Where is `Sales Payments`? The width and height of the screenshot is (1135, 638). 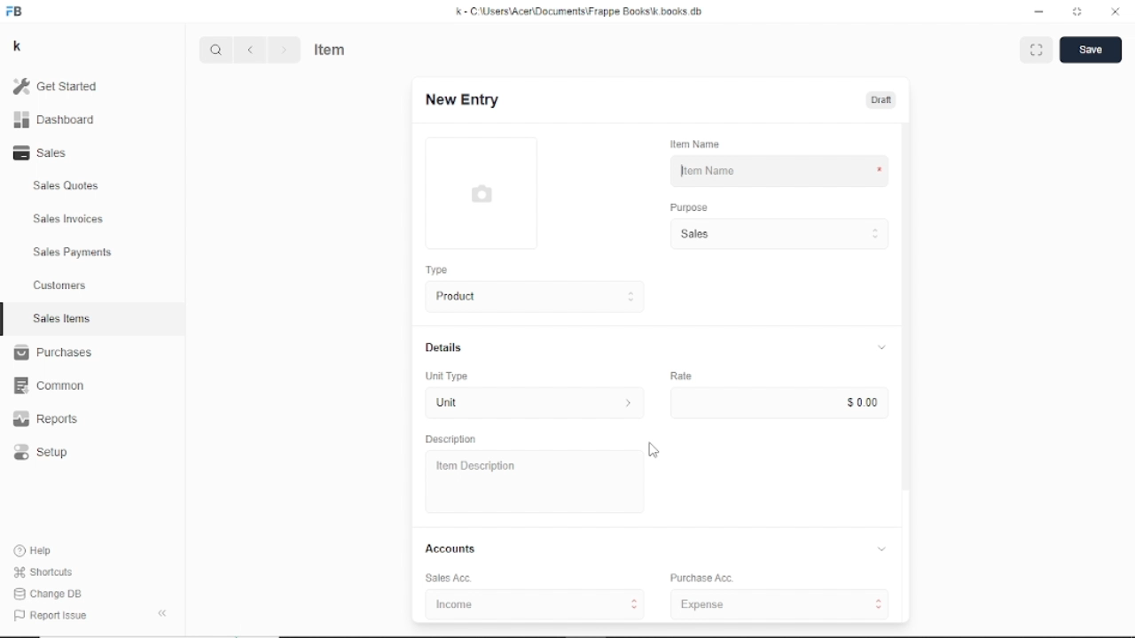 Sales Payments is located at coordinates (74, 252).